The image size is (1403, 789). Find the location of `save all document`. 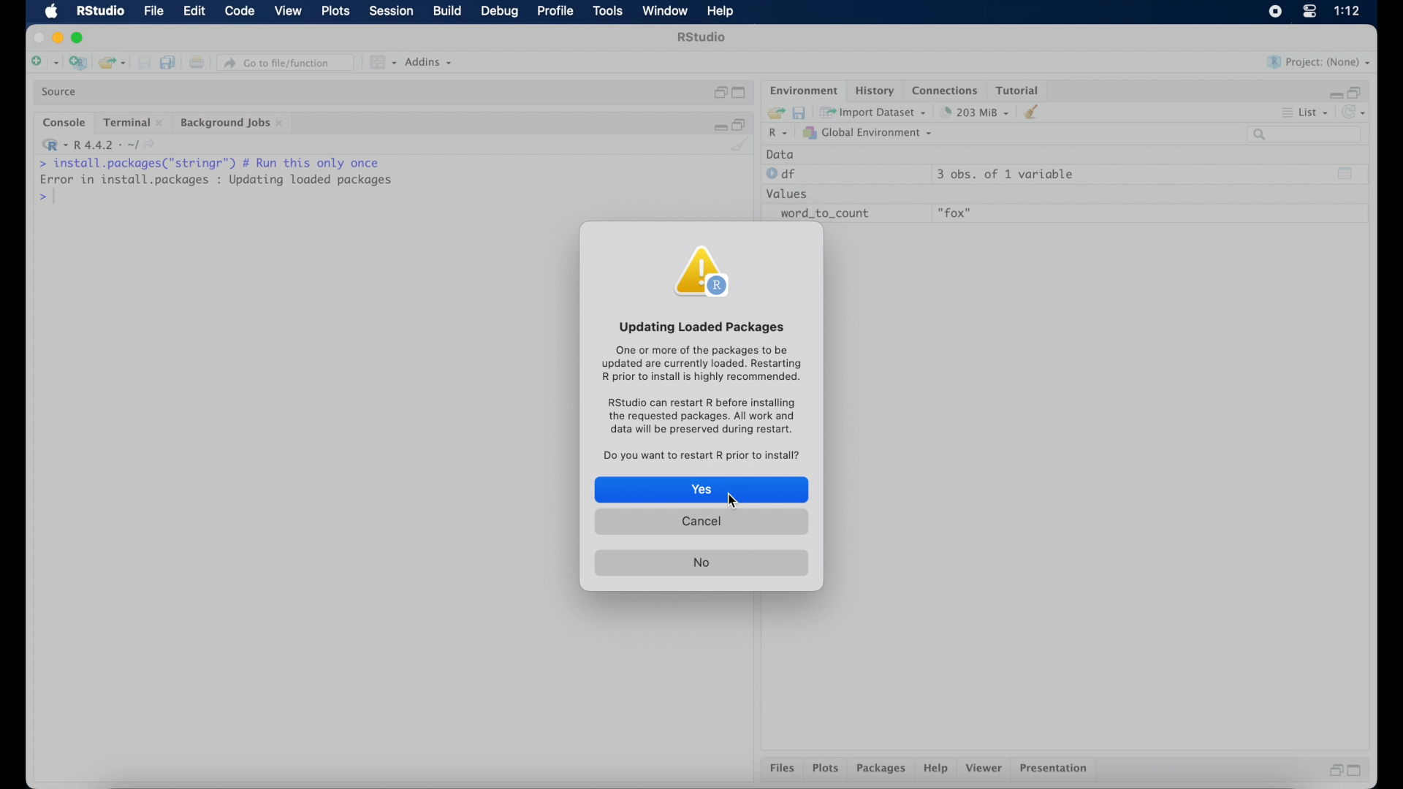

save all document is located at coordinates (171, 64).